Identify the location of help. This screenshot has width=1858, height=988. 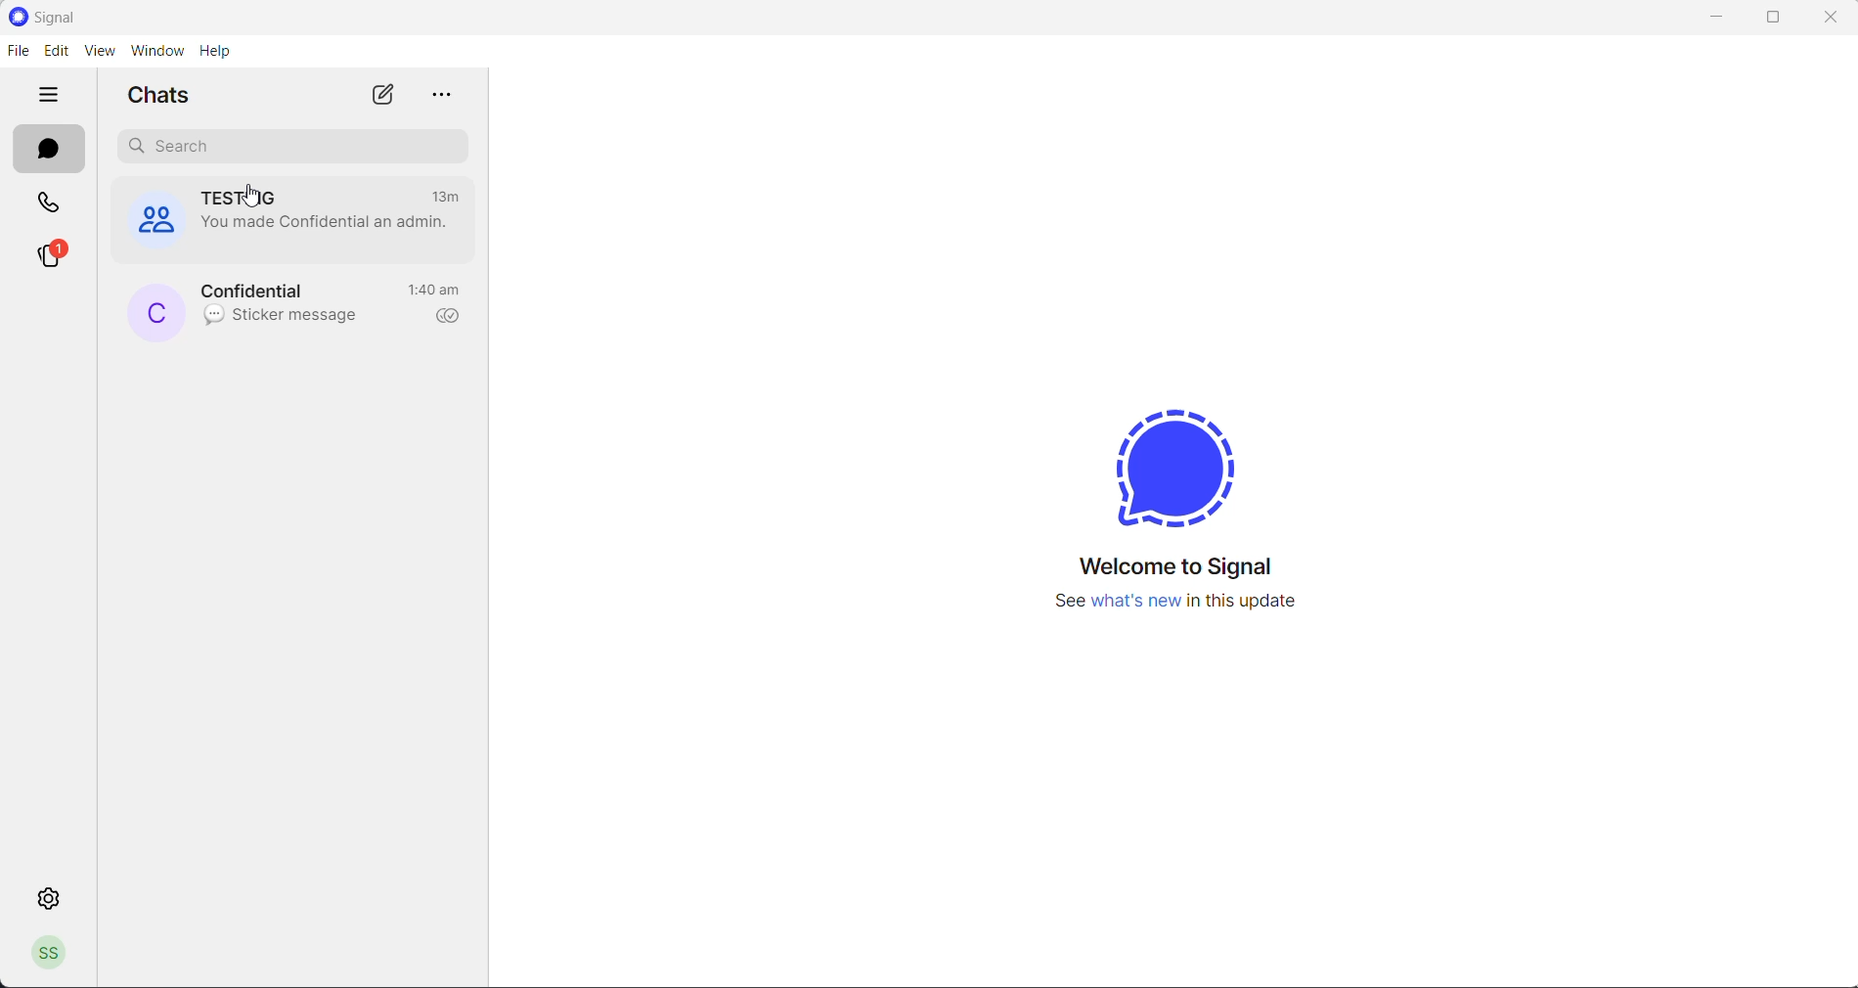
(219, 52).